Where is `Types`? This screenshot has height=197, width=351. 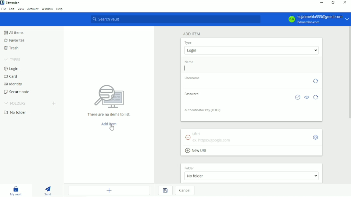
Types is located at coordinates (12, 60).